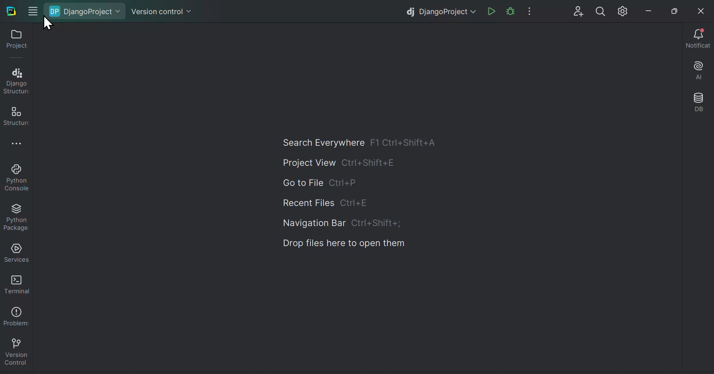 Image resolution: width=714 pixels, height=374 pixels. I want to click on Services, so click(16, 251).